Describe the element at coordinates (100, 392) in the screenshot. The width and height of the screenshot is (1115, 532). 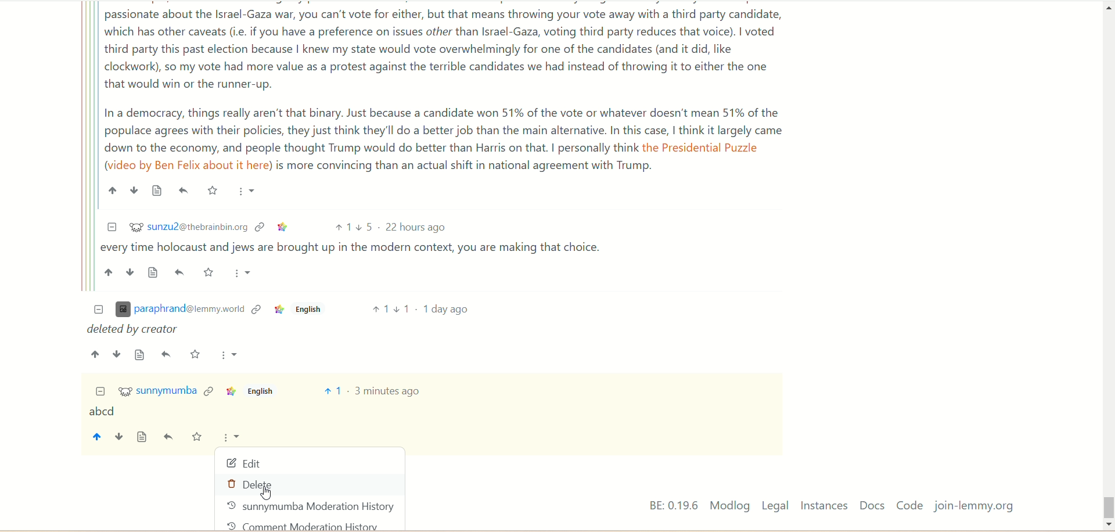
I see `Collapse` at that location.